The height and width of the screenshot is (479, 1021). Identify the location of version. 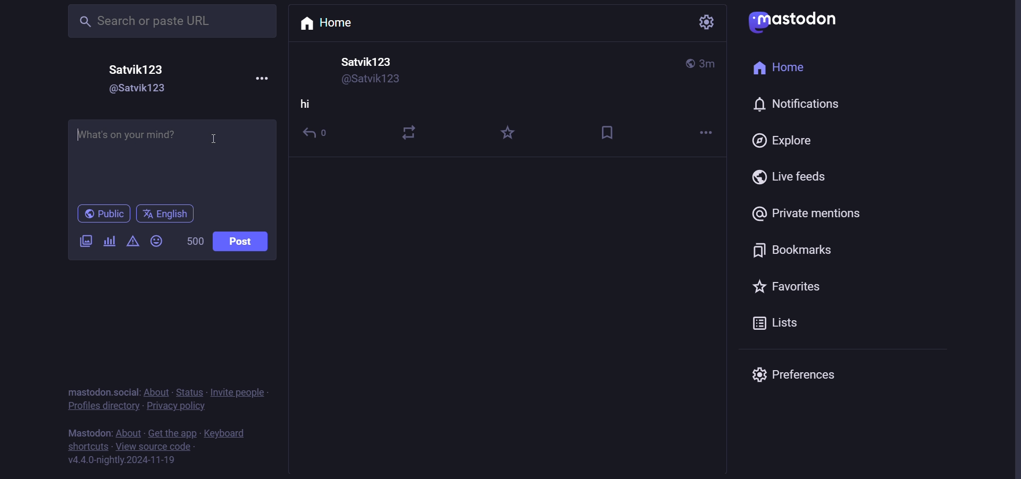
(121, 460).